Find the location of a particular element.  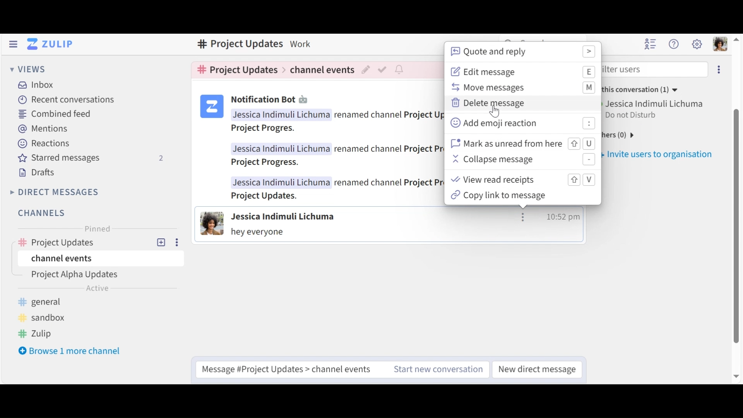

Quote and reply is located at coordinates (521, 50).